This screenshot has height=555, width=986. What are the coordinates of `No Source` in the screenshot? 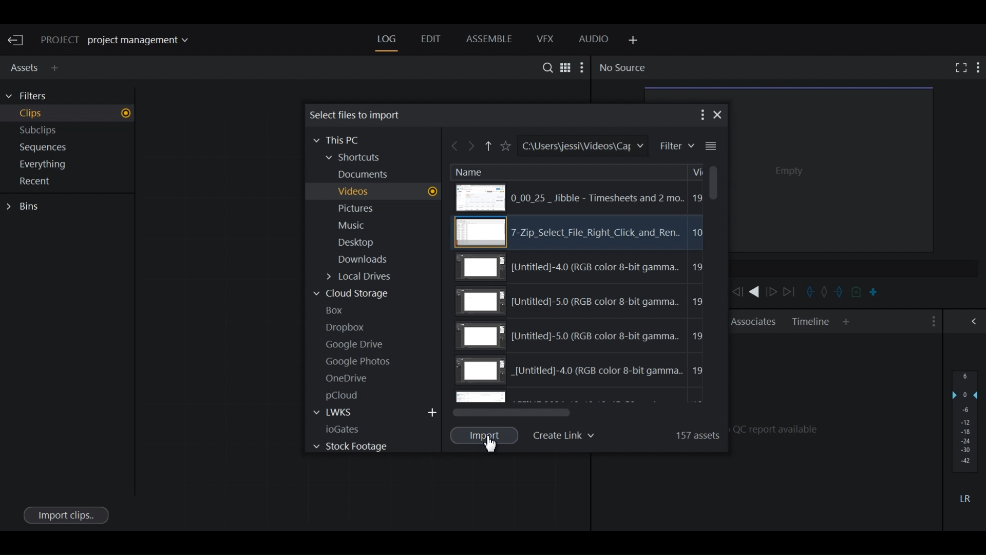 It's located at (622, 68).